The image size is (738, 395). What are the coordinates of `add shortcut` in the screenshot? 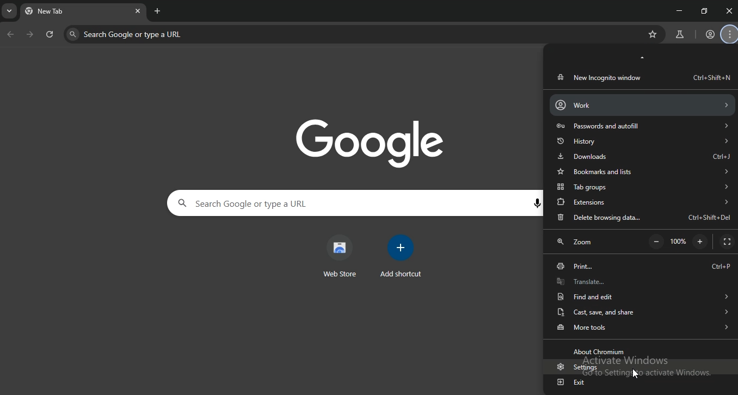 It's located at (403, 256).